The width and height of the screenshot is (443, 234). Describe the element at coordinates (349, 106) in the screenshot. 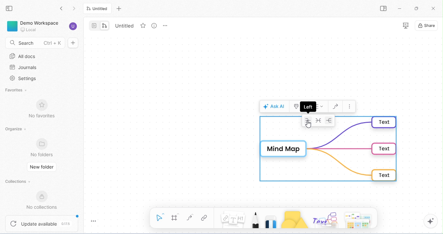

I see `more` at that location.